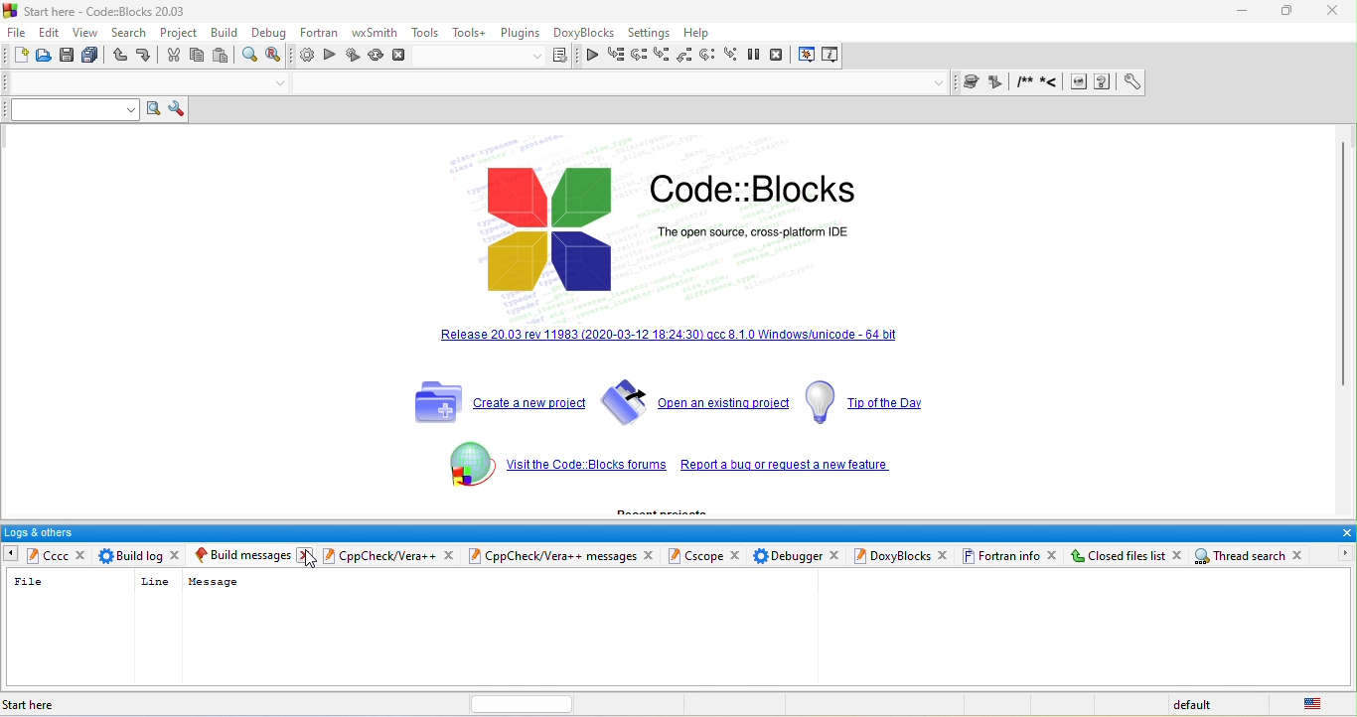 This screenshot has width=1357, height=717. Describe the element at coordinates (798, 629) in the screenshot. I see `open tab` at that location.